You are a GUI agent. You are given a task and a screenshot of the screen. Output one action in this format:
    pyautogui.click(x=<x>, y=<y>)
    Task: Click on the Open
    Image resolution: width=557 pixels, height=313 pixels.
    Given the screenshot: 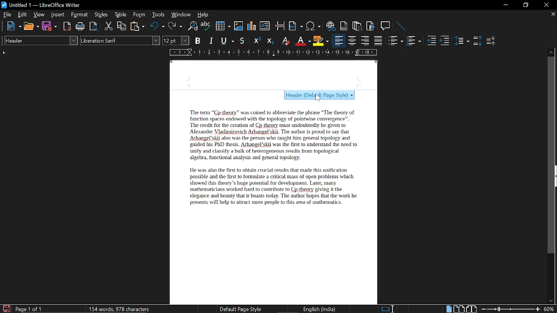 What is the action you would take?
    pyautogui.click(x=31, y=27)
    